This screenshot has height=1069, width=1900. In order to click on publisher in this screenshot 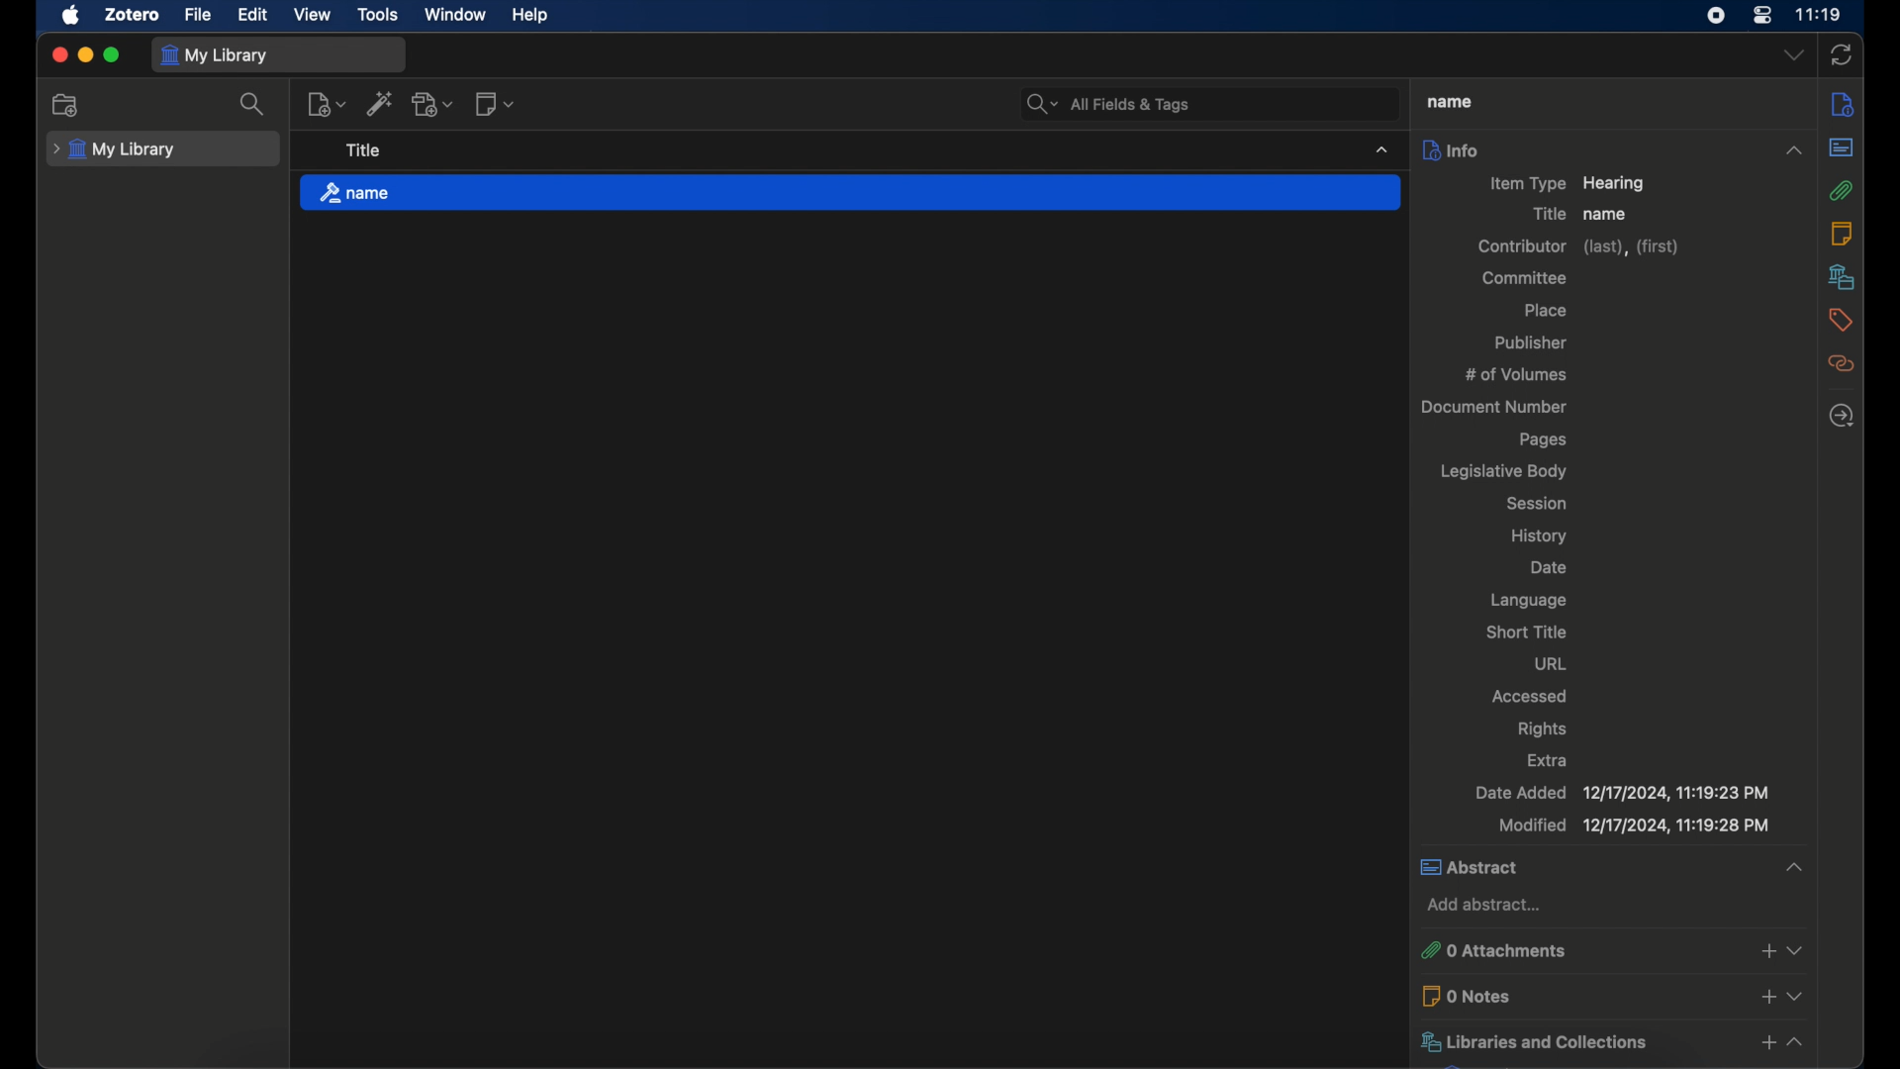, I will do `click(1533, 343)`.